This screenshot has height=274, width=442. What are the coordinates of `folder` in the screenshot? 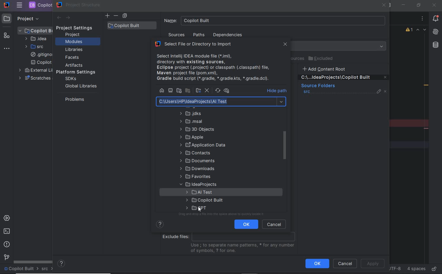 It's located at (197, 160).